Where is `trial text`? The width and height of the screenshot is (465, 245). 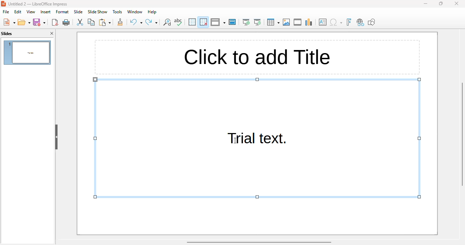 trial text is located at coordinates (258, 140).